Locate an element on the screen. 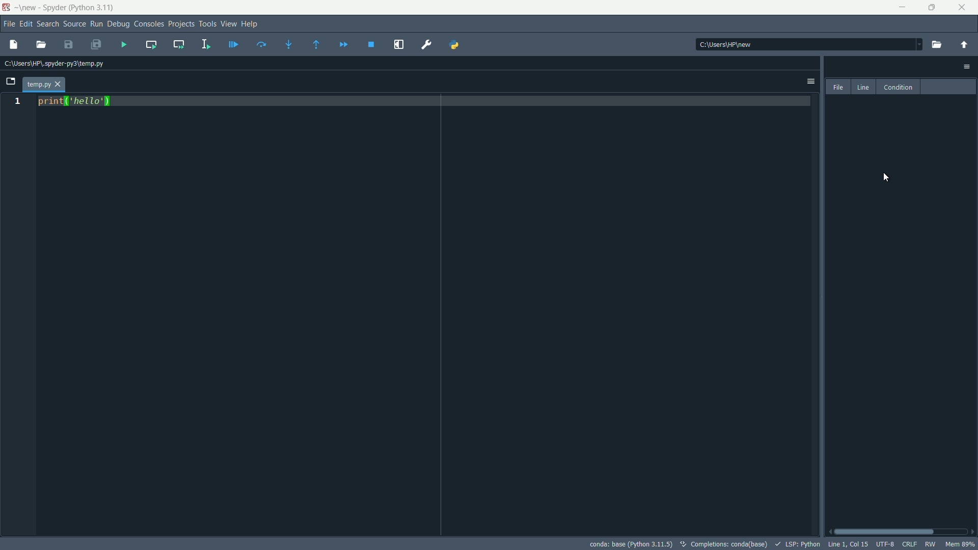  run selection is located at coordinates (206, 44).